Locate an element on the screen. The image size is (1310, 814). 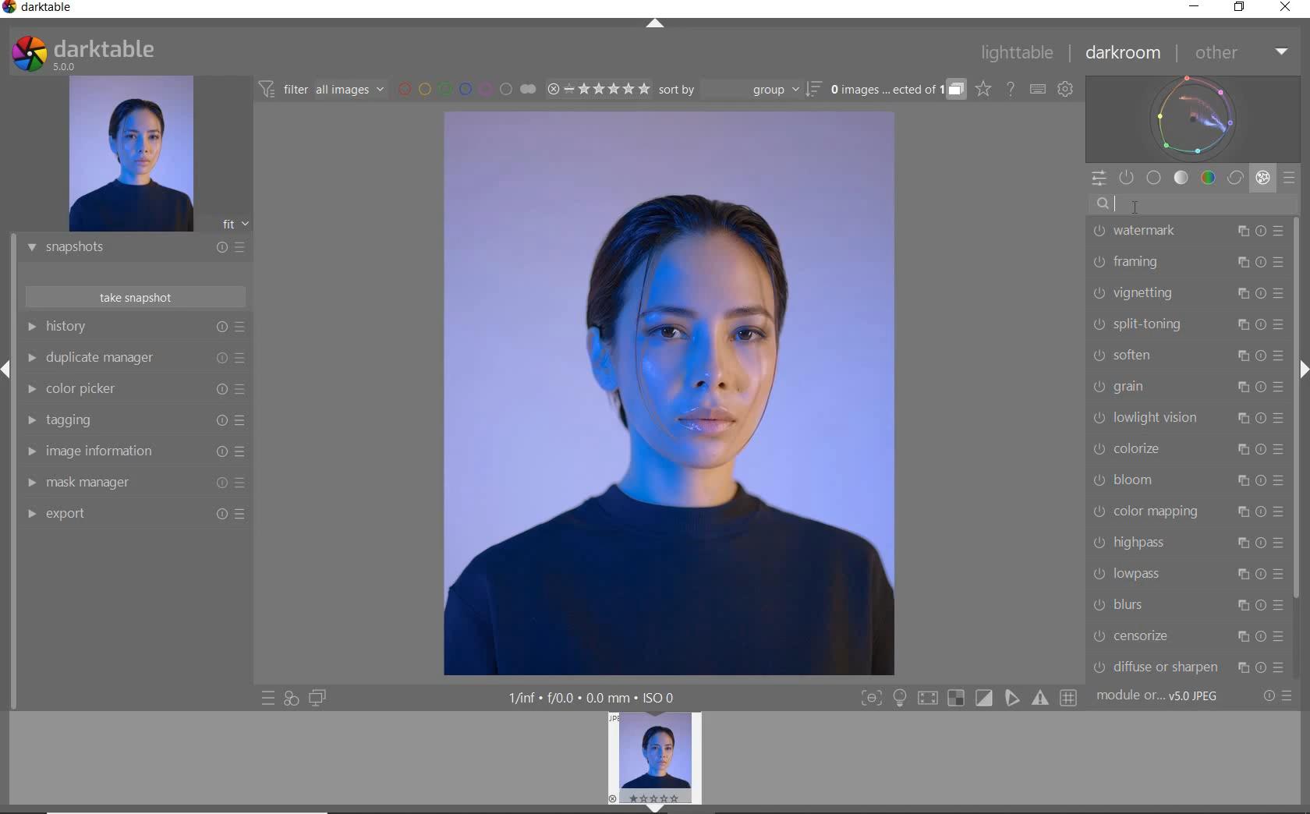
Button is located at coordinates (900, 699).